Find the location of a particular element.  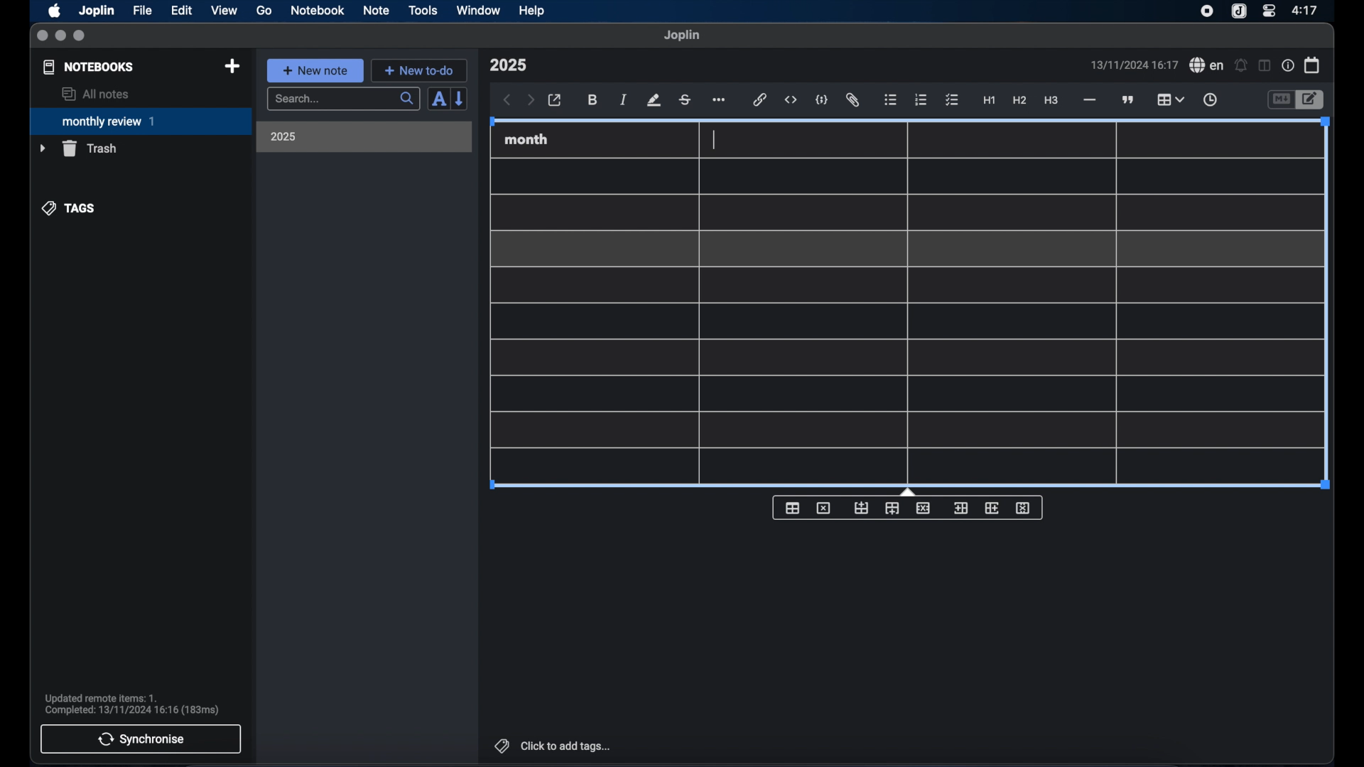

new note is located at coordinates (315, 70).